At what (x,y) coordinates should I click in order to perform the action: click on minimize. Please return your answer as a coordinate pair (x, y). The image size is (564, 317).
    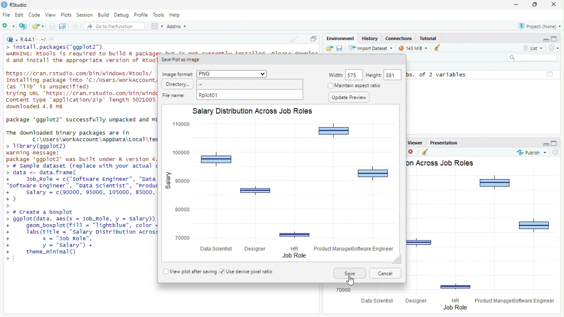
    Looking at the image, I should click on (543, 144).